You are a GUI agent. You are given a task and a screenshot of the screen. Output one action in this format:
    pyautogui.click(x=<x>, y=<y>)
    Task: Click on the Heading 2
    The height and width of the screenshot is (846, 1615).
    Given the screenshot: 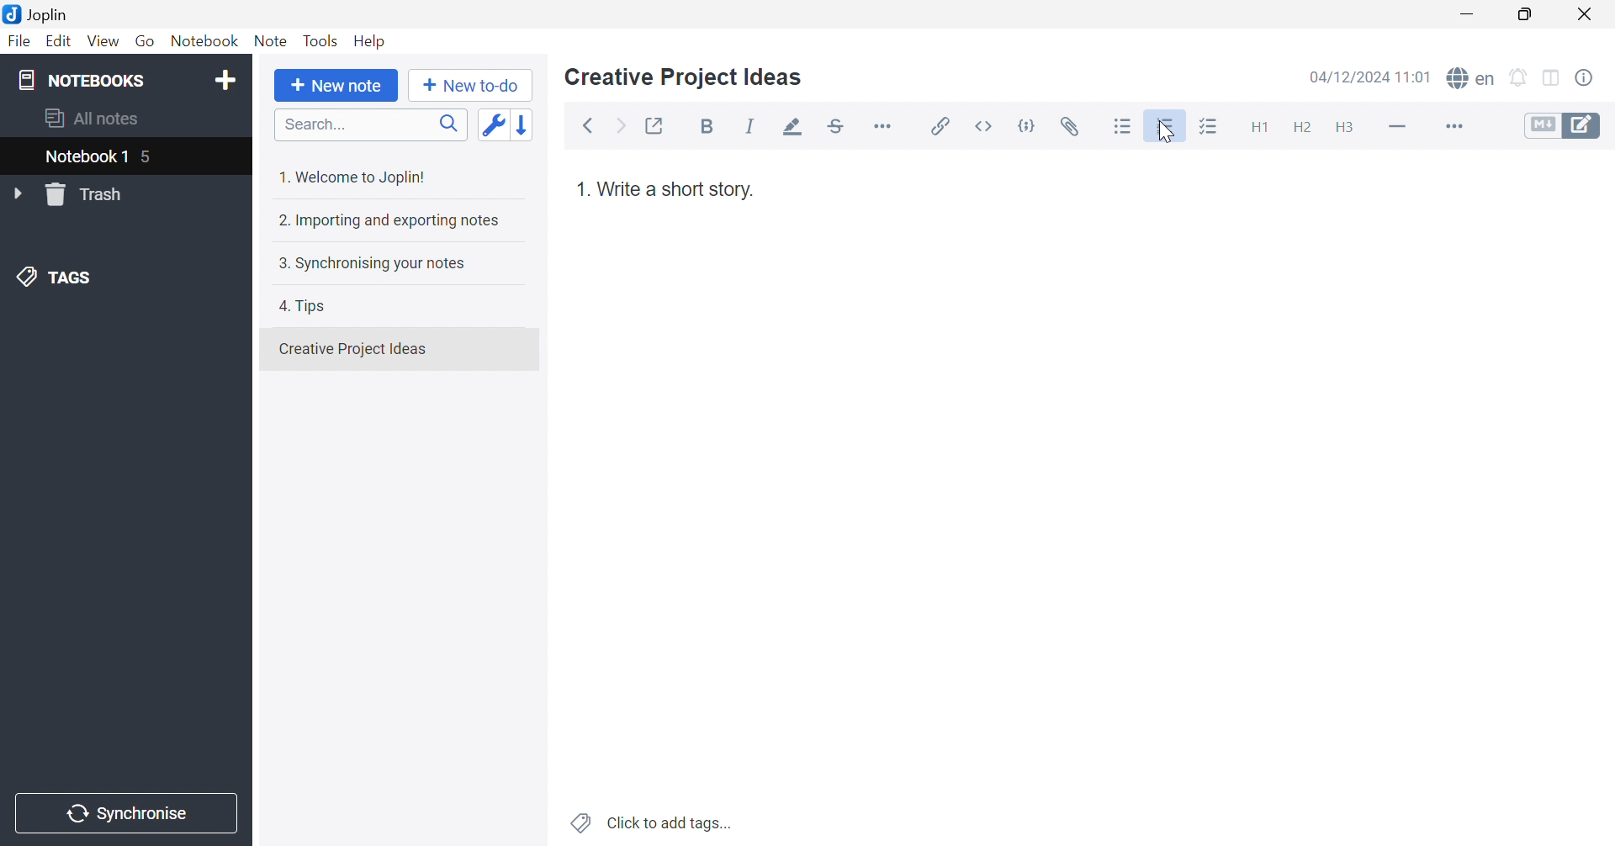 What is the action you would take?
    pyautogui.click(x=1304, y=130)
    